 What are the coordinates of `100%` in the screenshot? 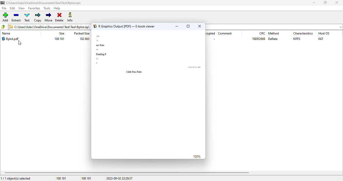 It's located at (197, 157).